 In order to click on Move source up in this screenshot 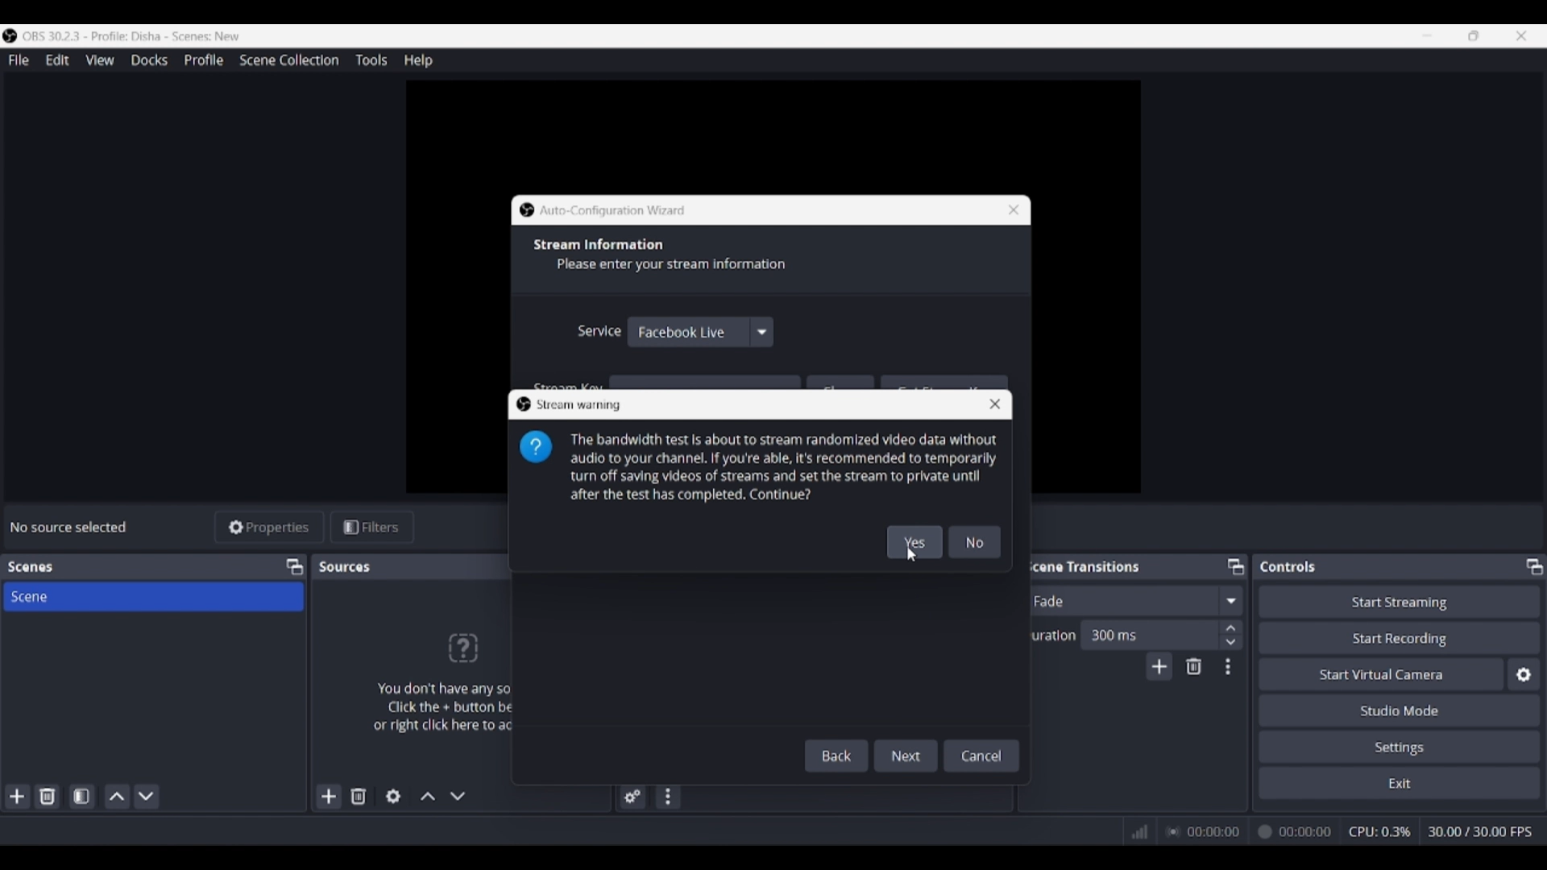, I will do `click(428, 796)`.